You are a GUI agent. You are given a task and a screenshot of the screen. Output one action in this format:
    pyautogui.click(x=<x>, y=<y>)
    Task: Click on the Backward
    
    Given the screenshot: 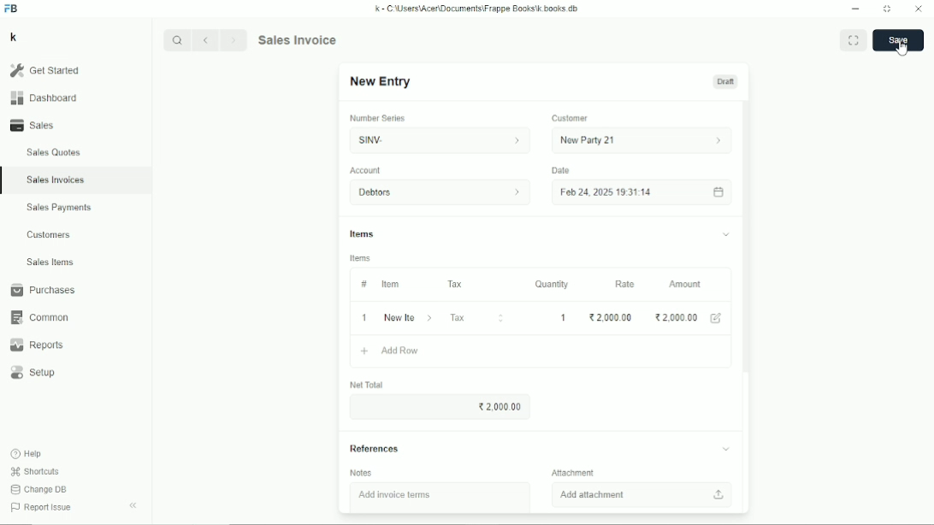 What is the action you would take?
    pyautogui.click(x=209, y=39)
    